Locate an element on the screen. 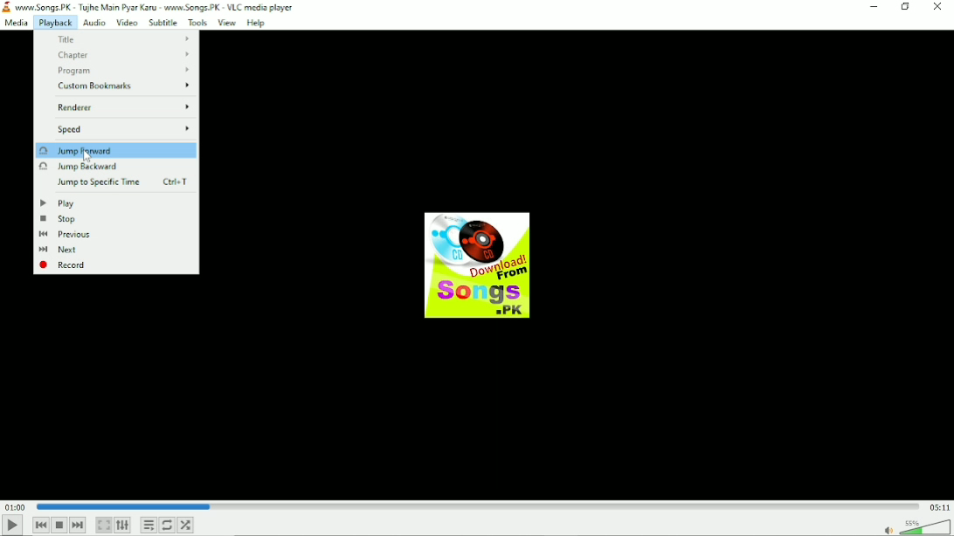 The image size is (954, 536). Program is located at coordinates (127, 72).